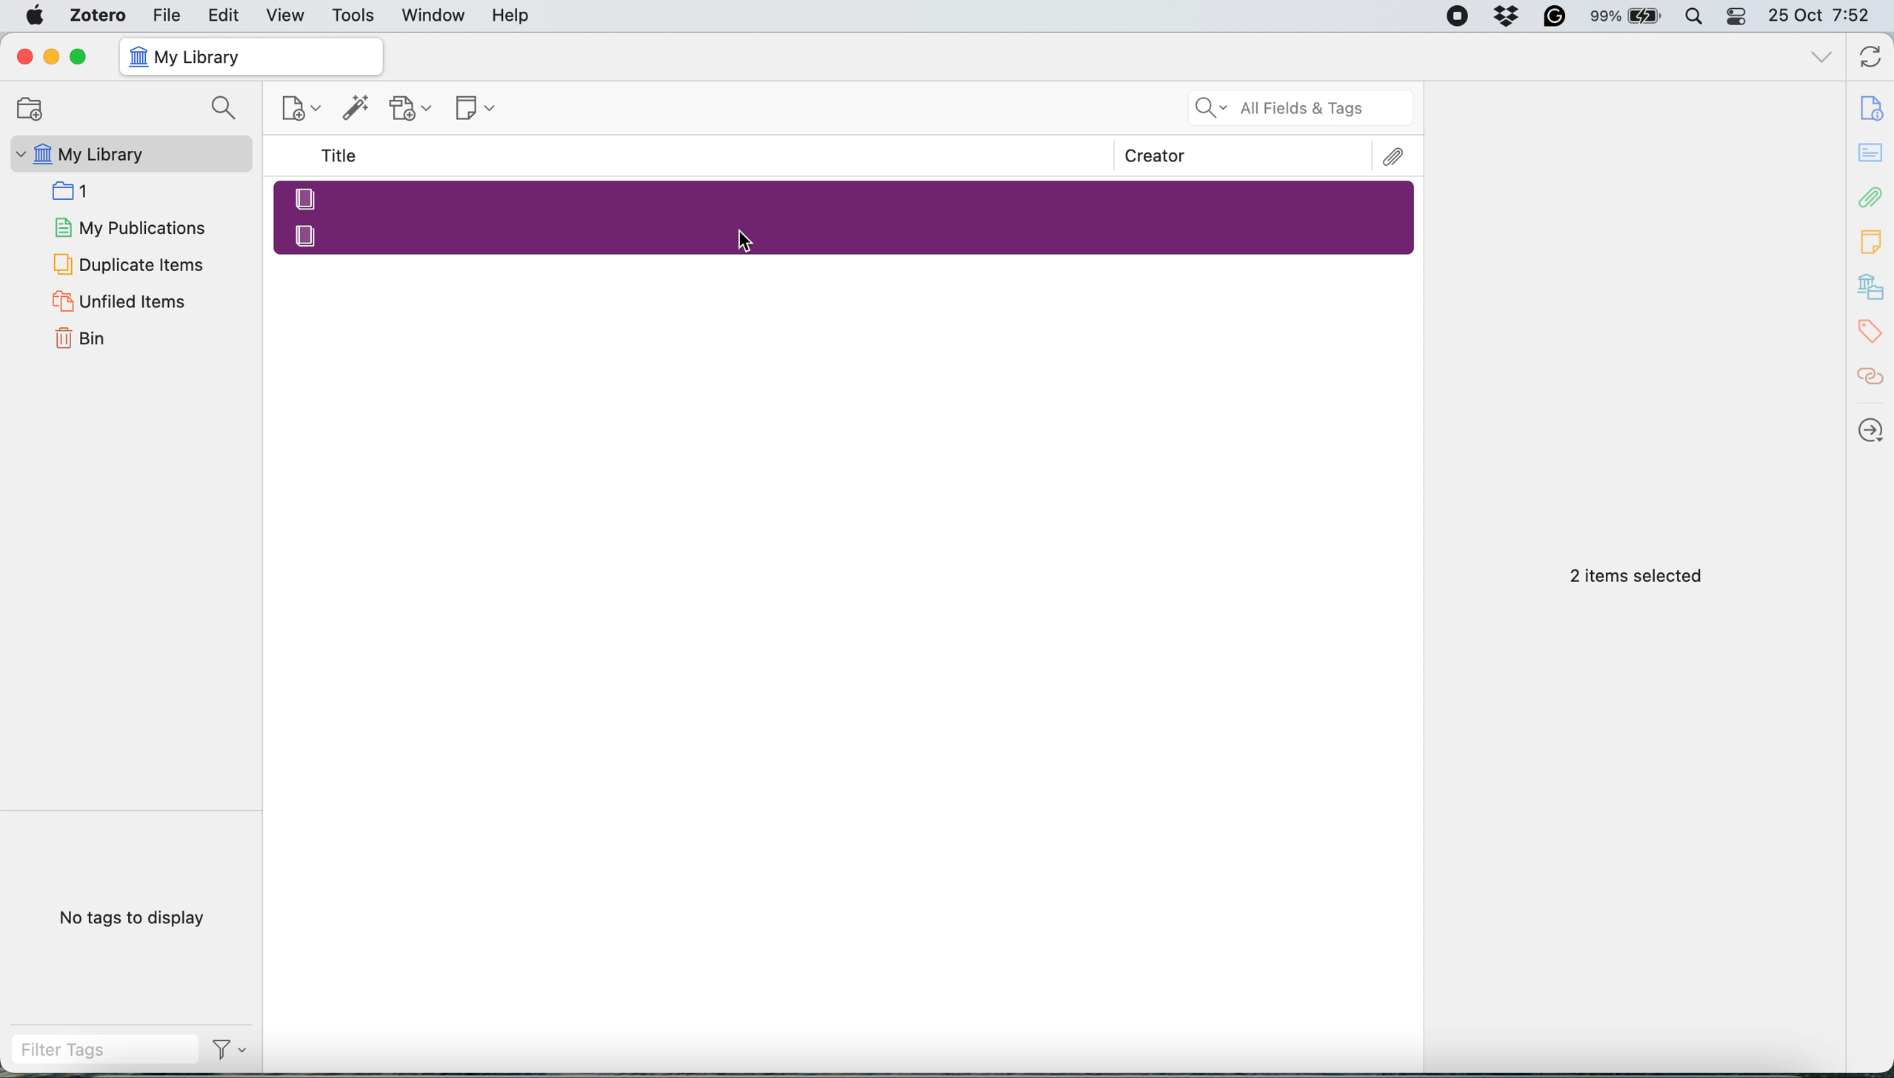 The height and width of the screenshot is (1078, 1894). Describe the element at coordinates (225, 15) in the screenshot. I see `Edit` at that location.